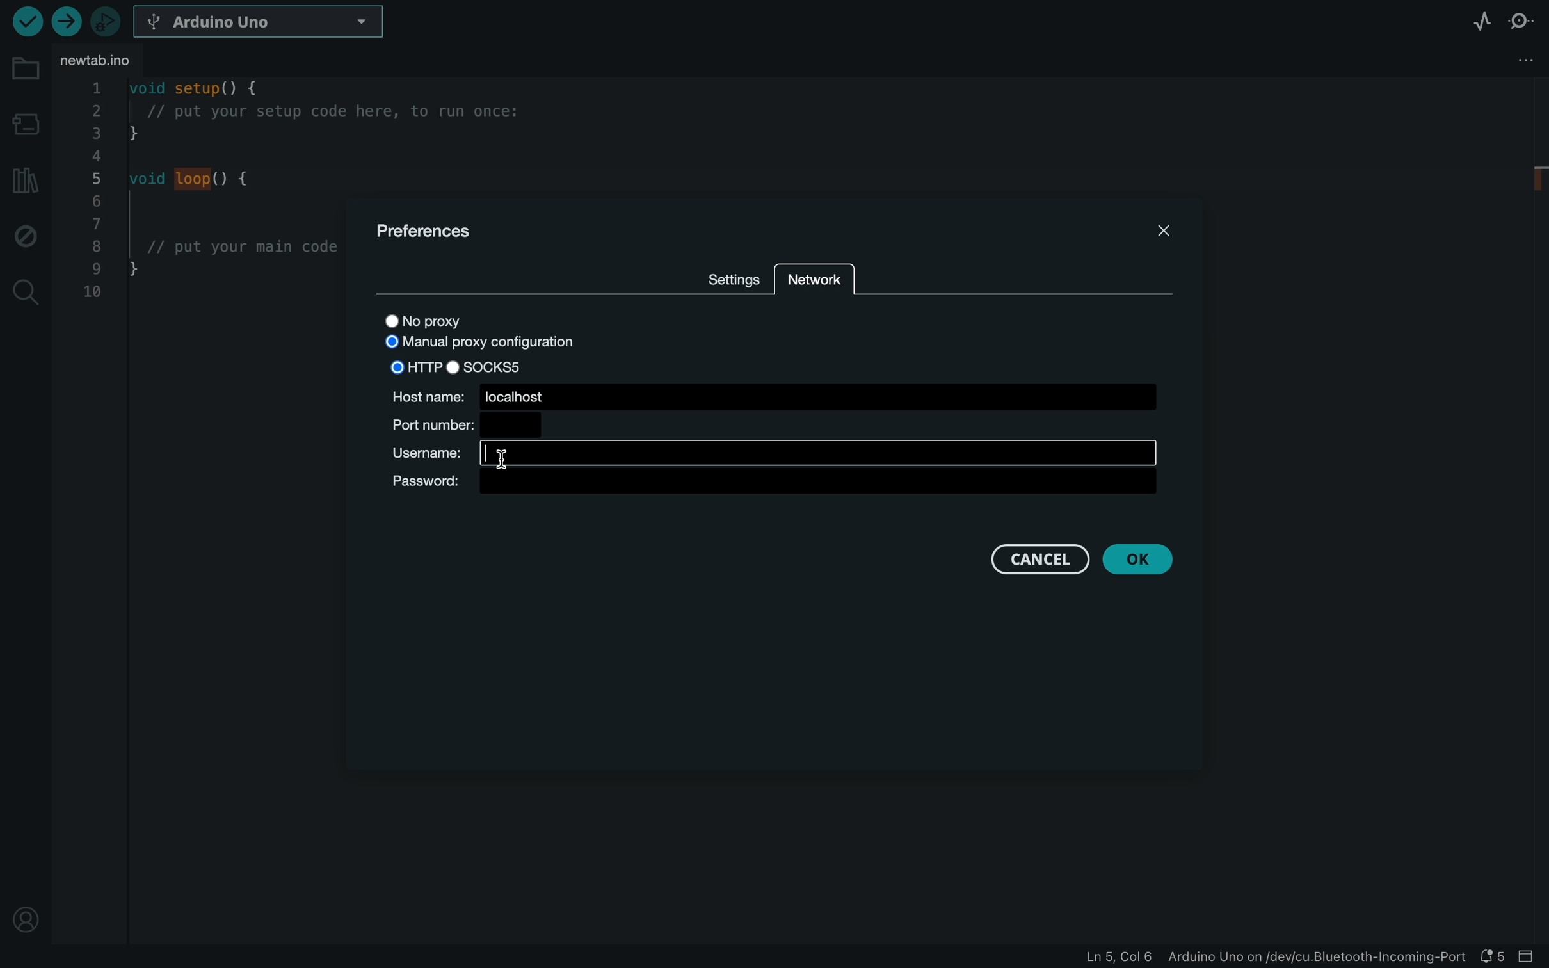 The height and width of the screenshot is (968, 1549). I want to click on serial monitor, so click(1521, 26).